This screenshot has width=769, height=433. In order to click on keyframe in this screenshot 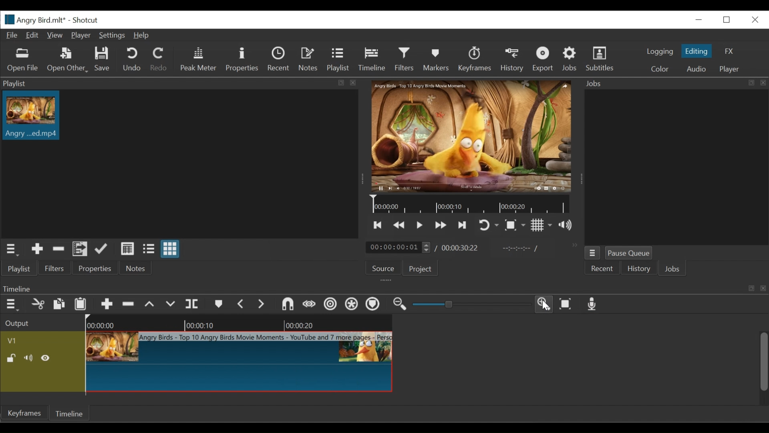, I will do `click(26, 414)`.